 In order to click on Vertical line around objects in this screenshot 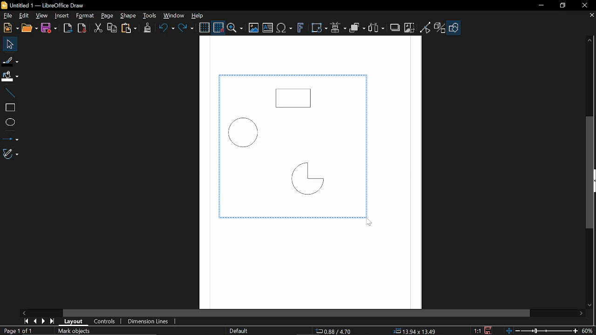, I will do `click(369, 147)`.